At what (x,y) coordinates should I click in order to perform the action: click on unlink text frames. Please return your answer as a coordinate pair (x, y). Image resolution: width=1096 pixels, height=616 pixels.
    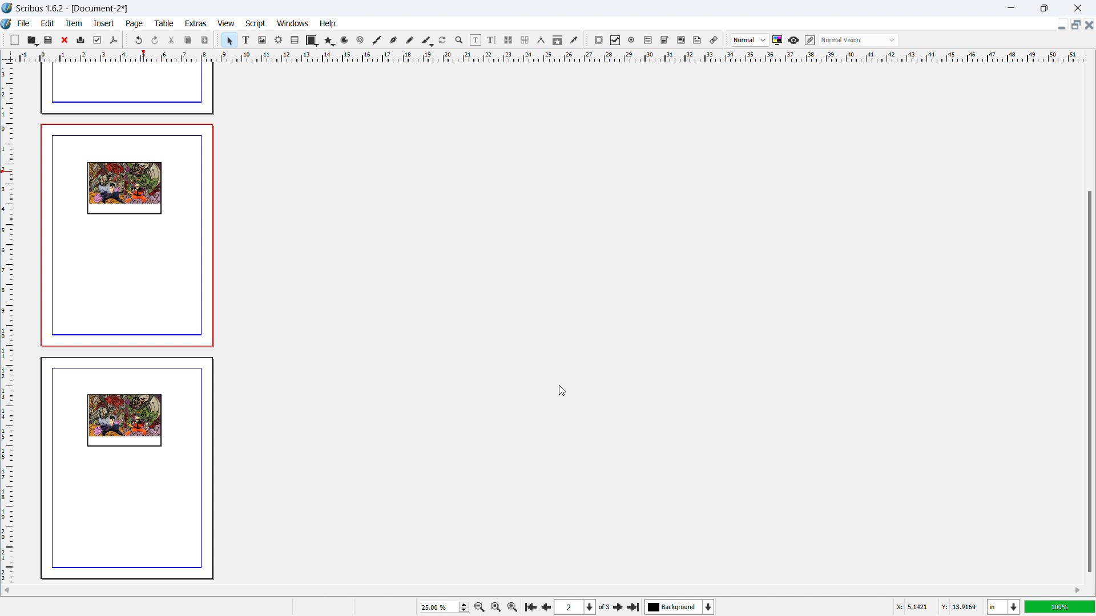
    Looking at the image, I should click on (525, 40).